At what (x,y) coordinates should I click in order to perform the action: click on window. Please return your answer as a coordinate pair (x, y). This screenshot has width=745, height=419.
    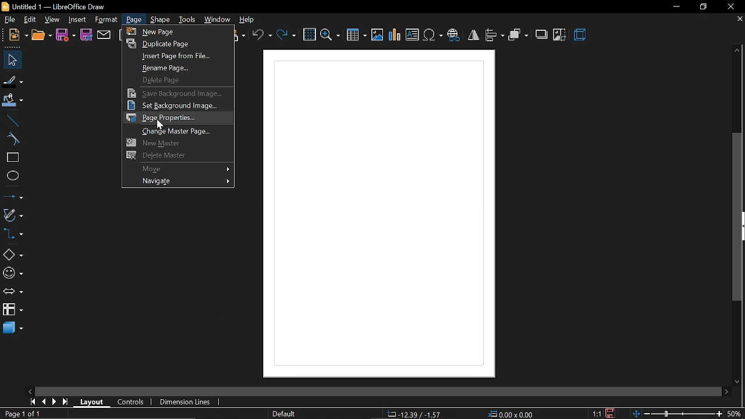
    Looking at the image, I should click on (217, 20).